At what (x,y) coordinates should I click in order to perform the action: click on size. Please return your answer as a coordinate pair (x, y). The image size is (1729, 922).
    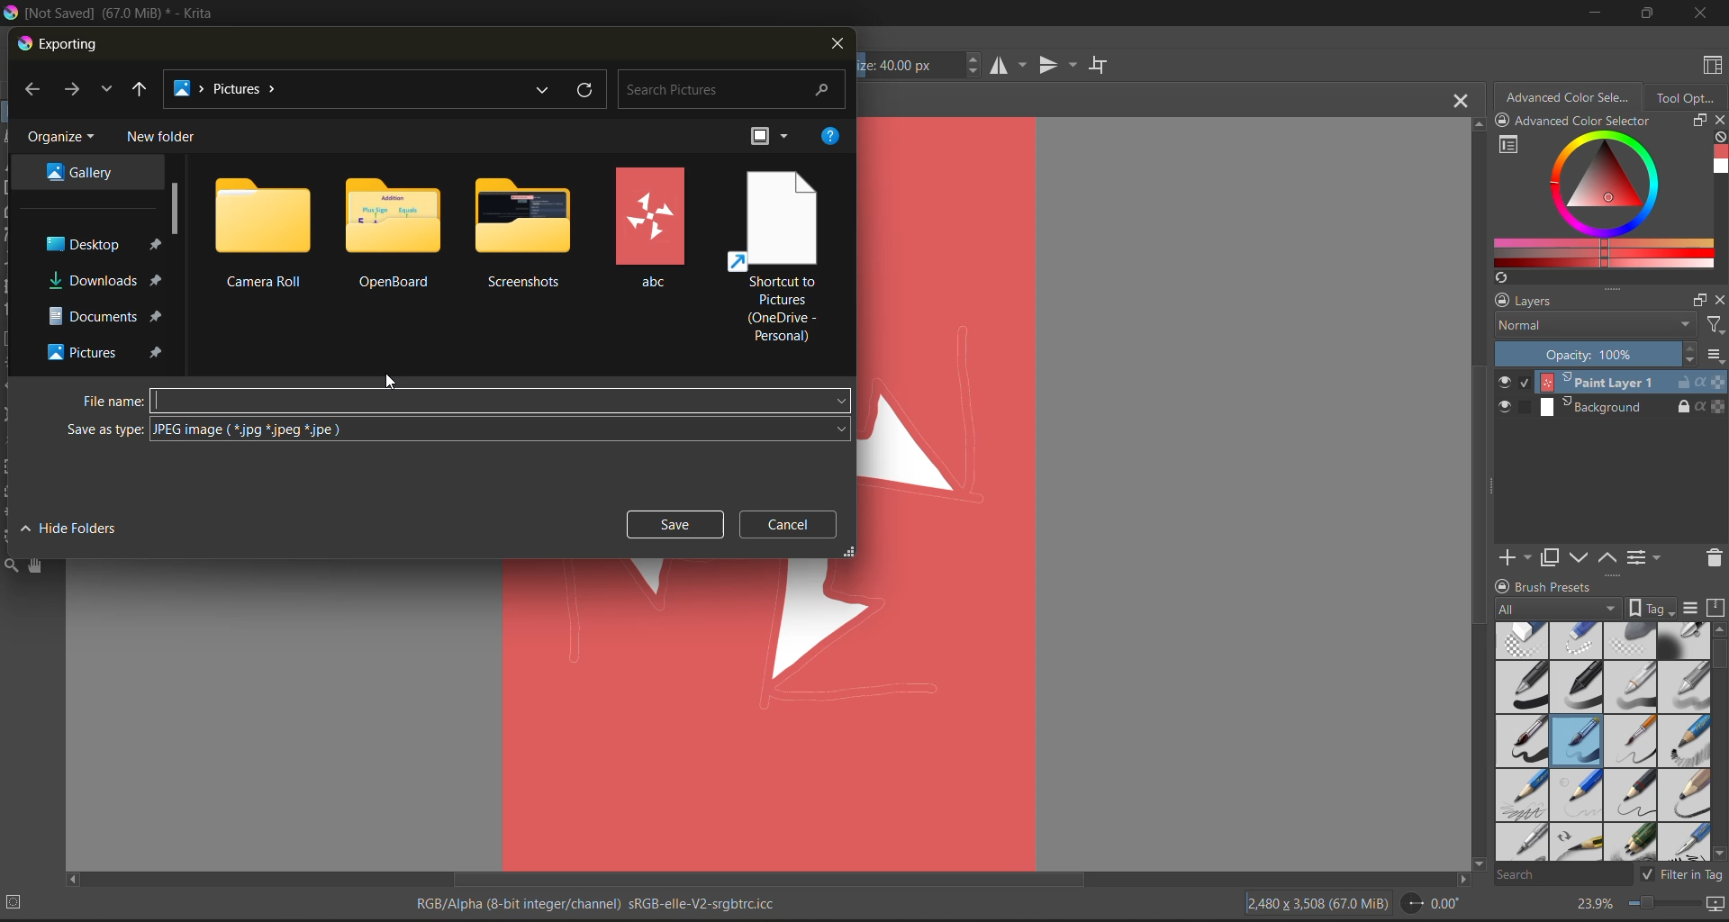
    Looking at the image, I should click on (919, 68).